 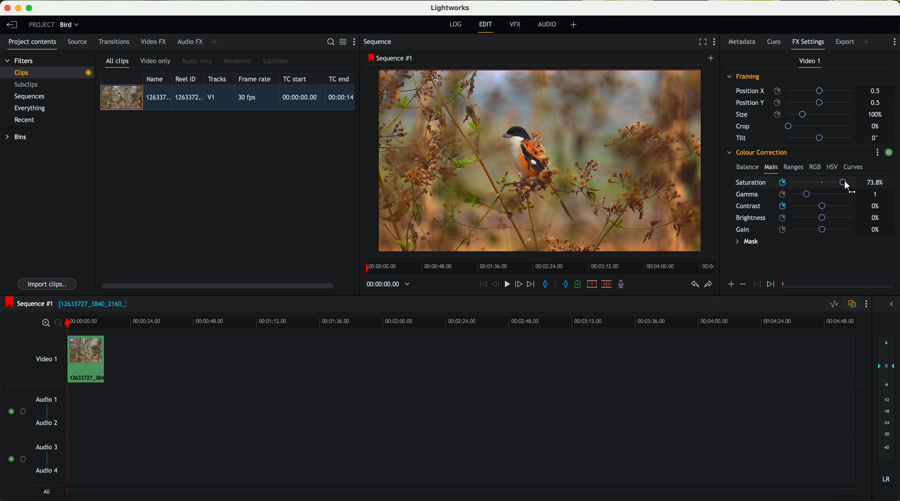 I want to click on rewind, so click(x=482, y=285).